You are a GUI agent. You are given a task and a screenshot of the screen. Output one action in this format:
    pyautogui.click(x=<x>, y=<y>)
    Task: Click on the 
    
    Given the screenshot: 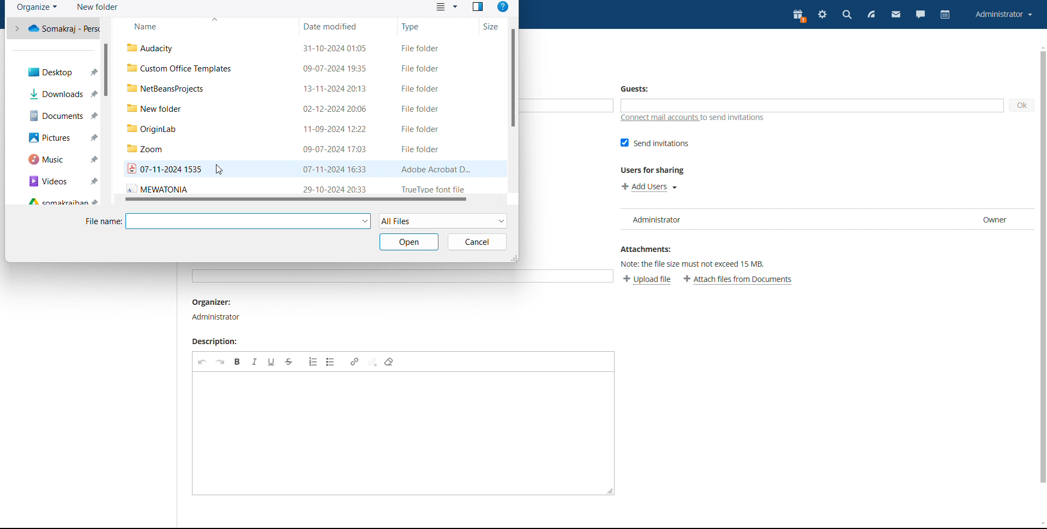 What is the action you would take?
    pyautogui.click(x=306, y=109)
    